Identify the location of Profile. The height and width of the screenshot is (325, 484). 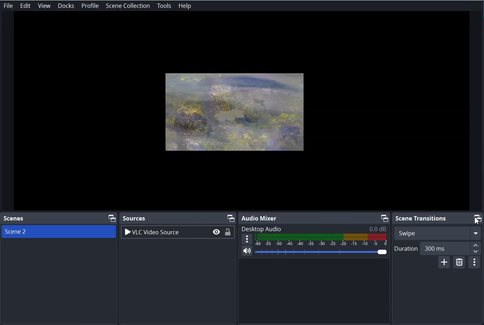
(90, 6).